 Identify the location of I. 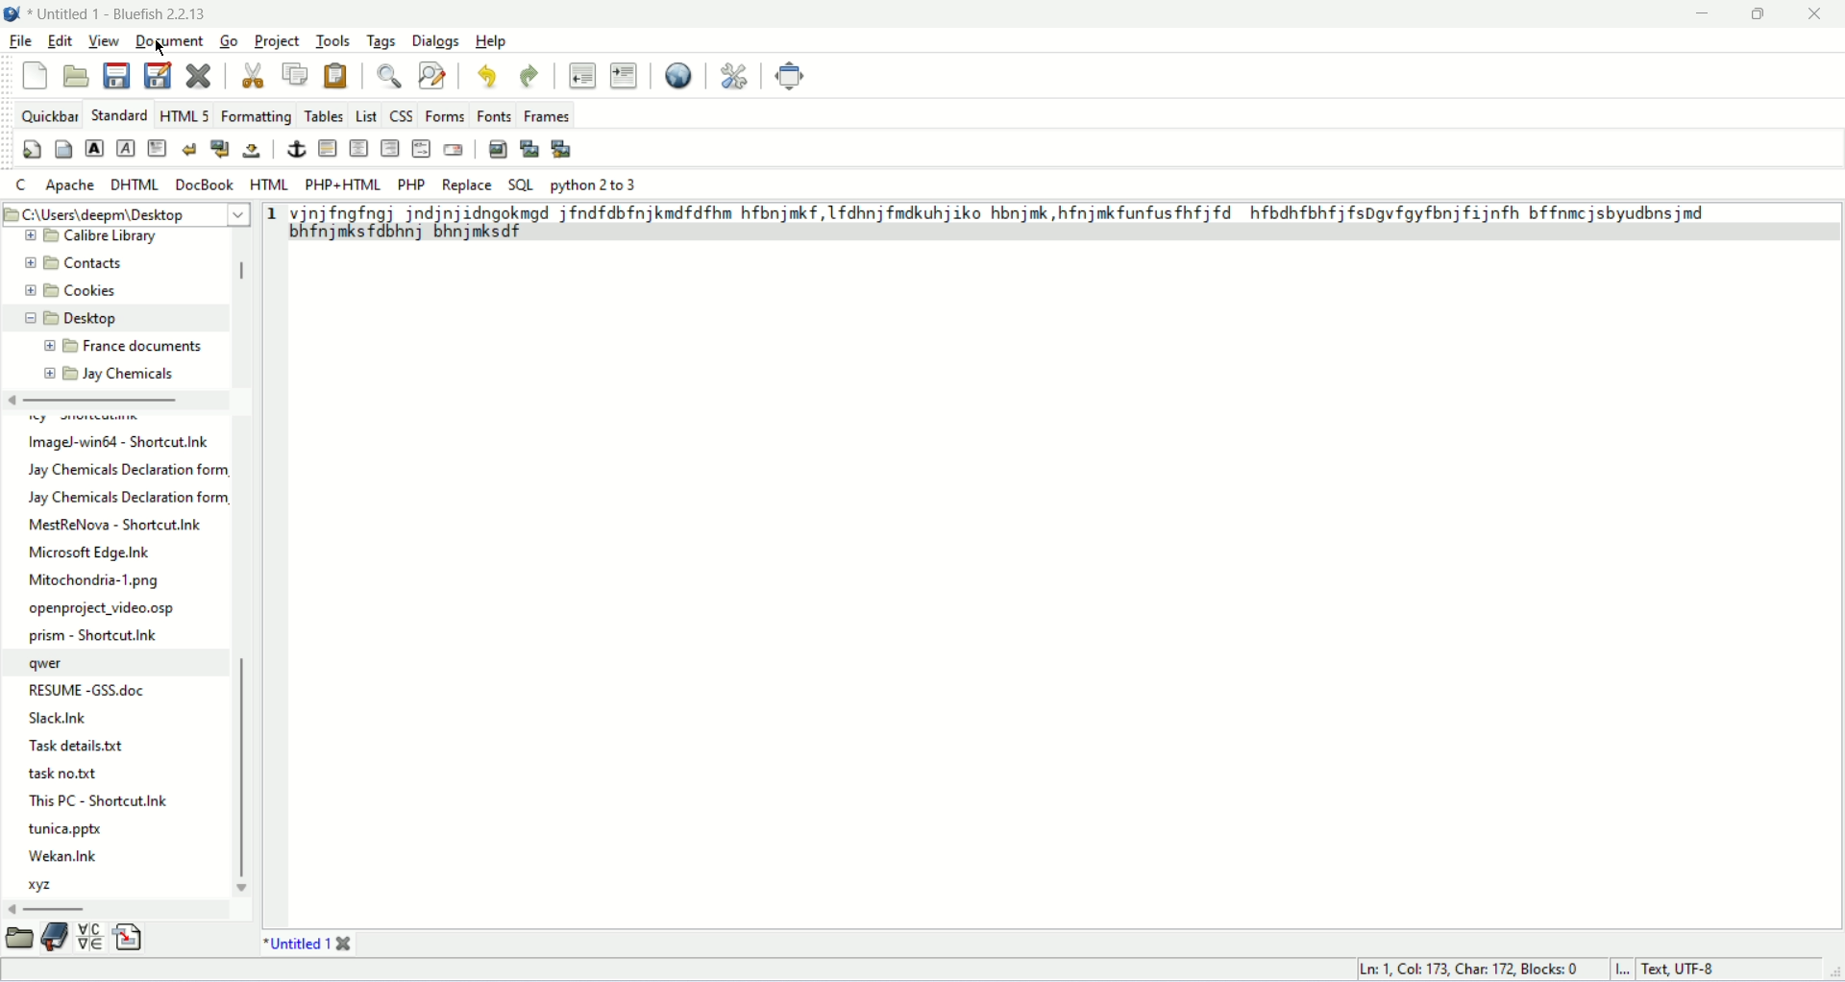
(1625, 969).